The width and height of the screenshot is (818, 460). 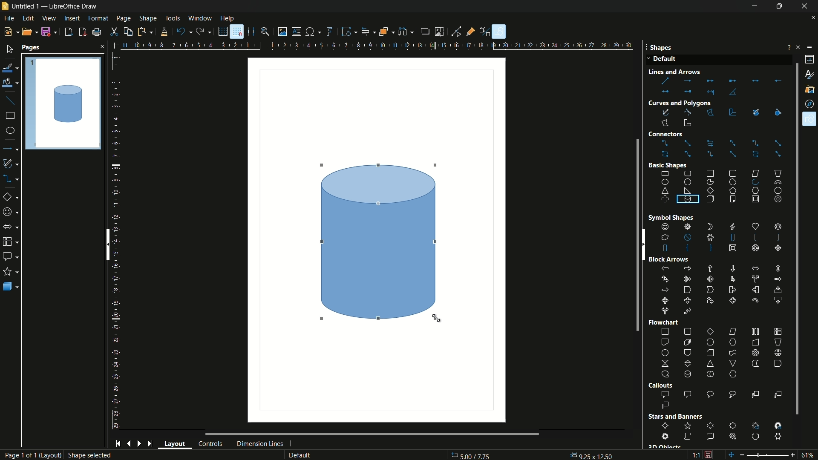 I want to click on curves and polygons, so click(x=12, y=164).